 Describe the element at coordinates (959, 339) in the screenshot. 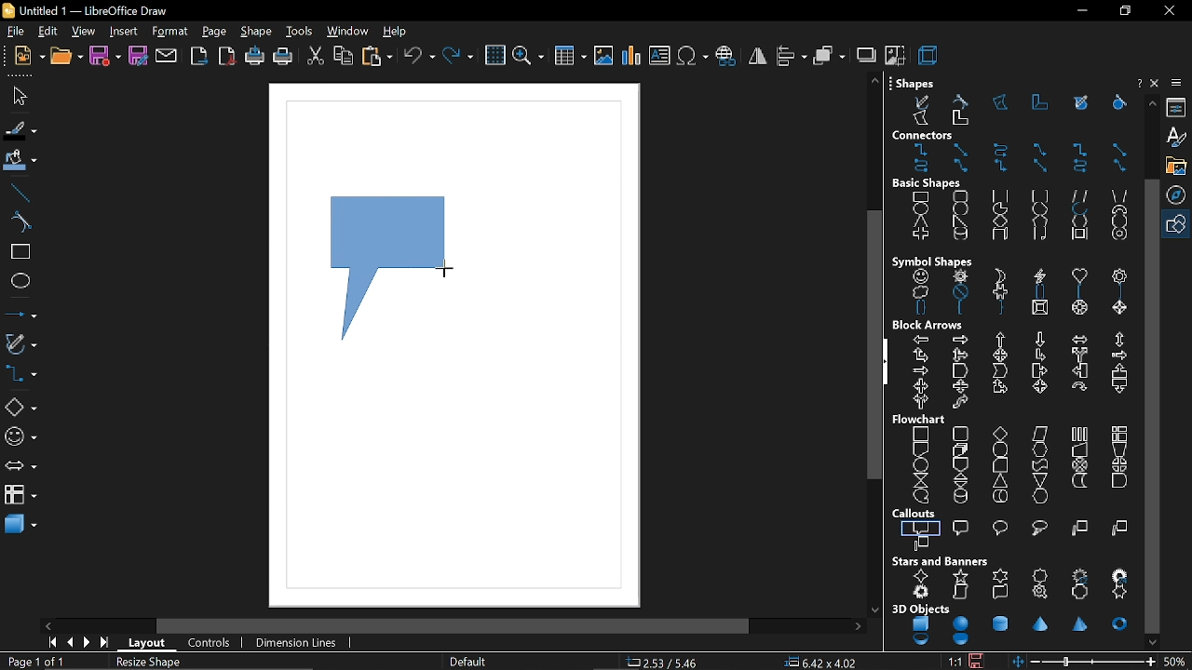

I see `right arrow` at that location.